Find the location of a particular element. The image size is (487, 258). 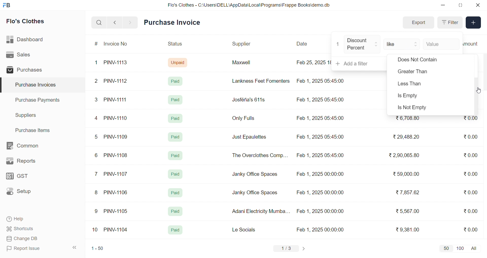

Unpaid is located at coordinates (178, 62).